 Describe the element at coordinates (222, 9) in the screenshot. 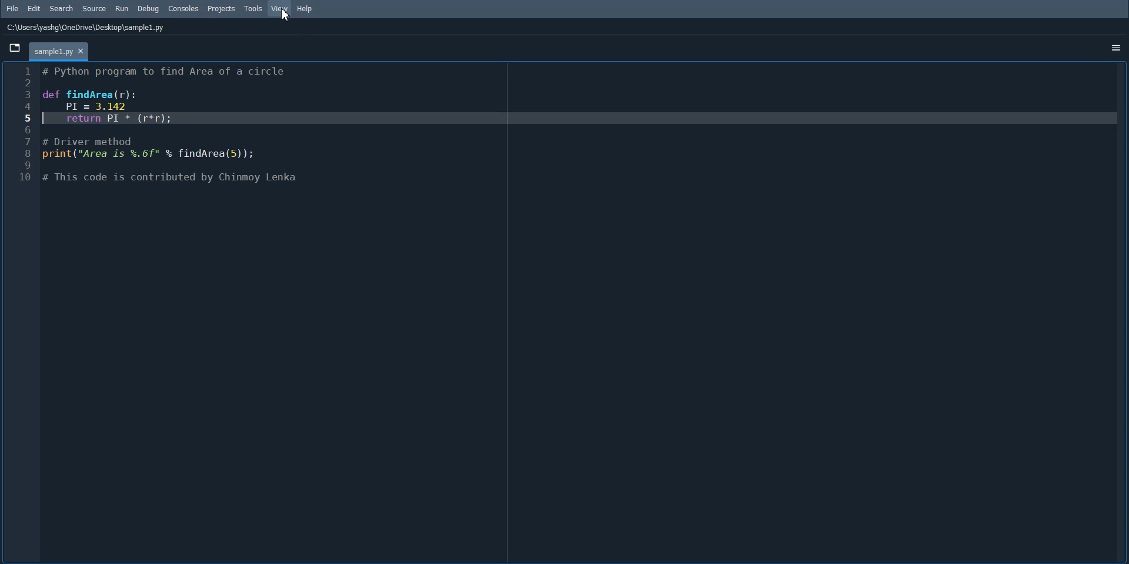

I see `Projects` at that location.